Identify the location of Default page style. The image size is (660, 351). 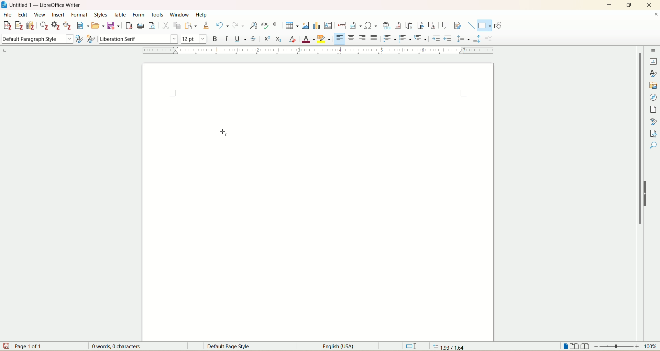
(234, 347).